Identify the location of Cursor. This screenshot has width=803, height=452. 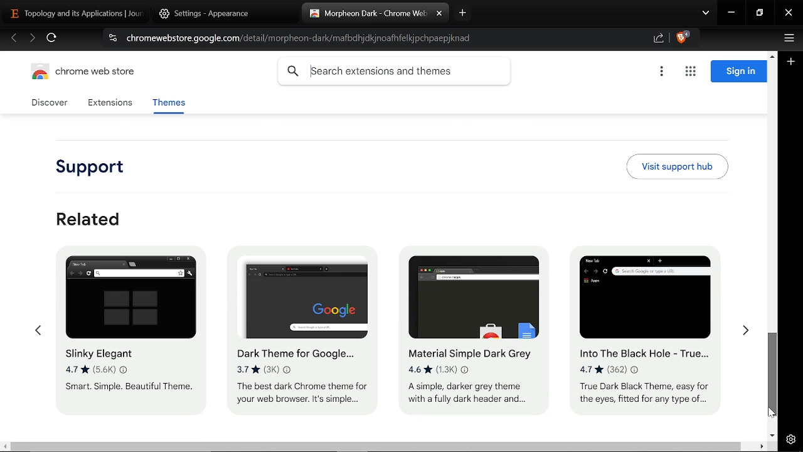
(769, 411).